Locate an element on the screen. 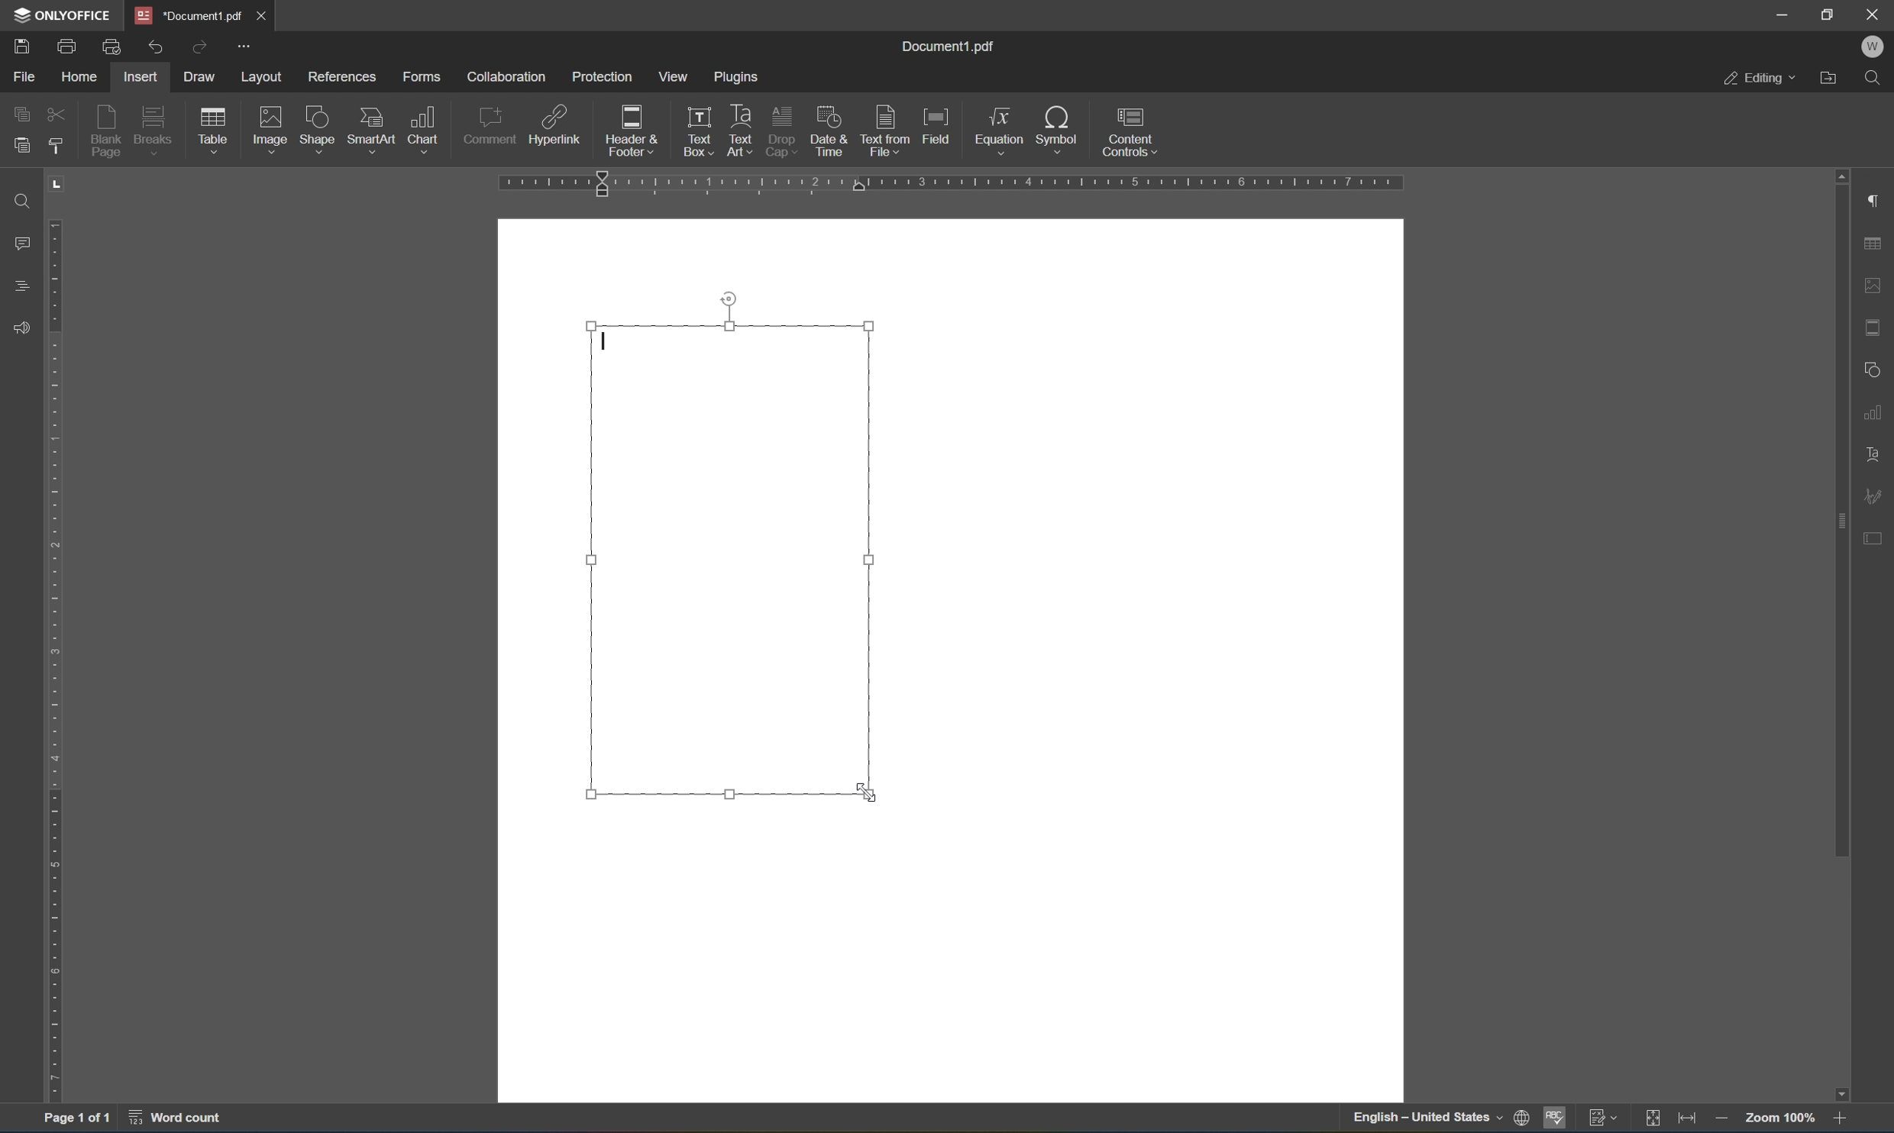  smart art is located at coordinates (373, 130).